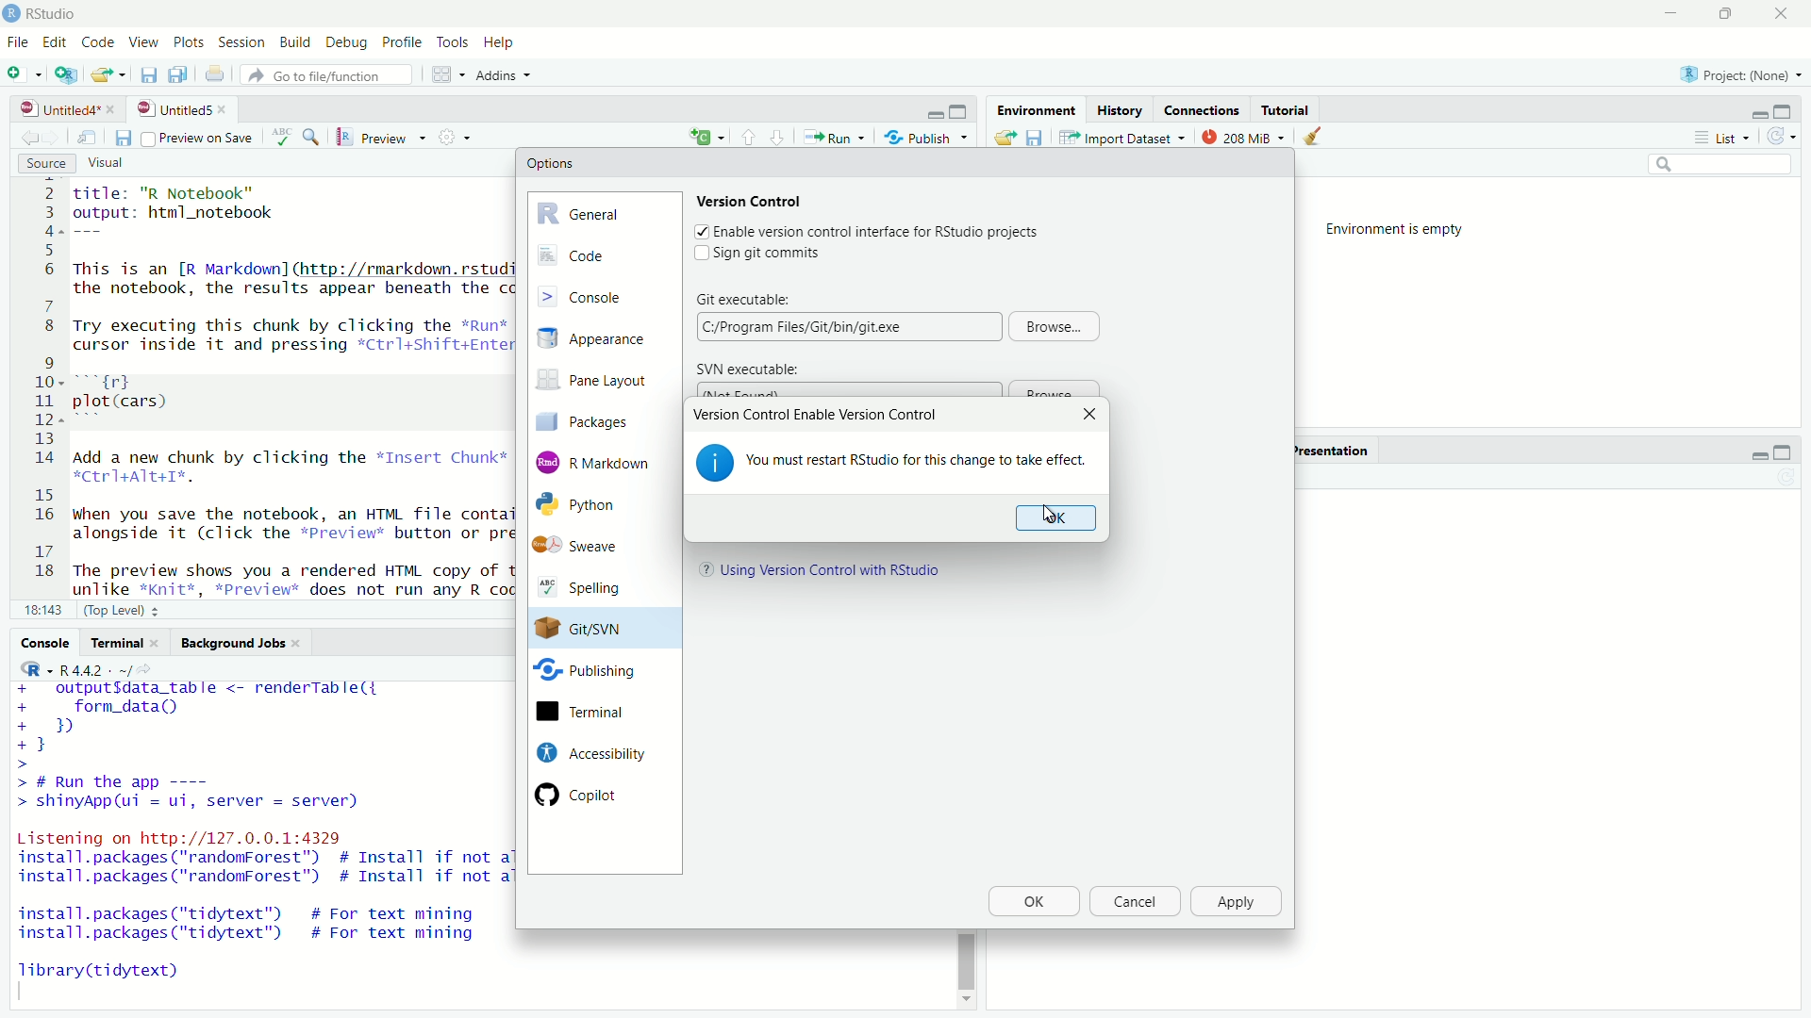 This screenshot has width=1811, height=1018. Describe the element at coordinates (1722, 166) in the screenshot. I see `search` at that location.